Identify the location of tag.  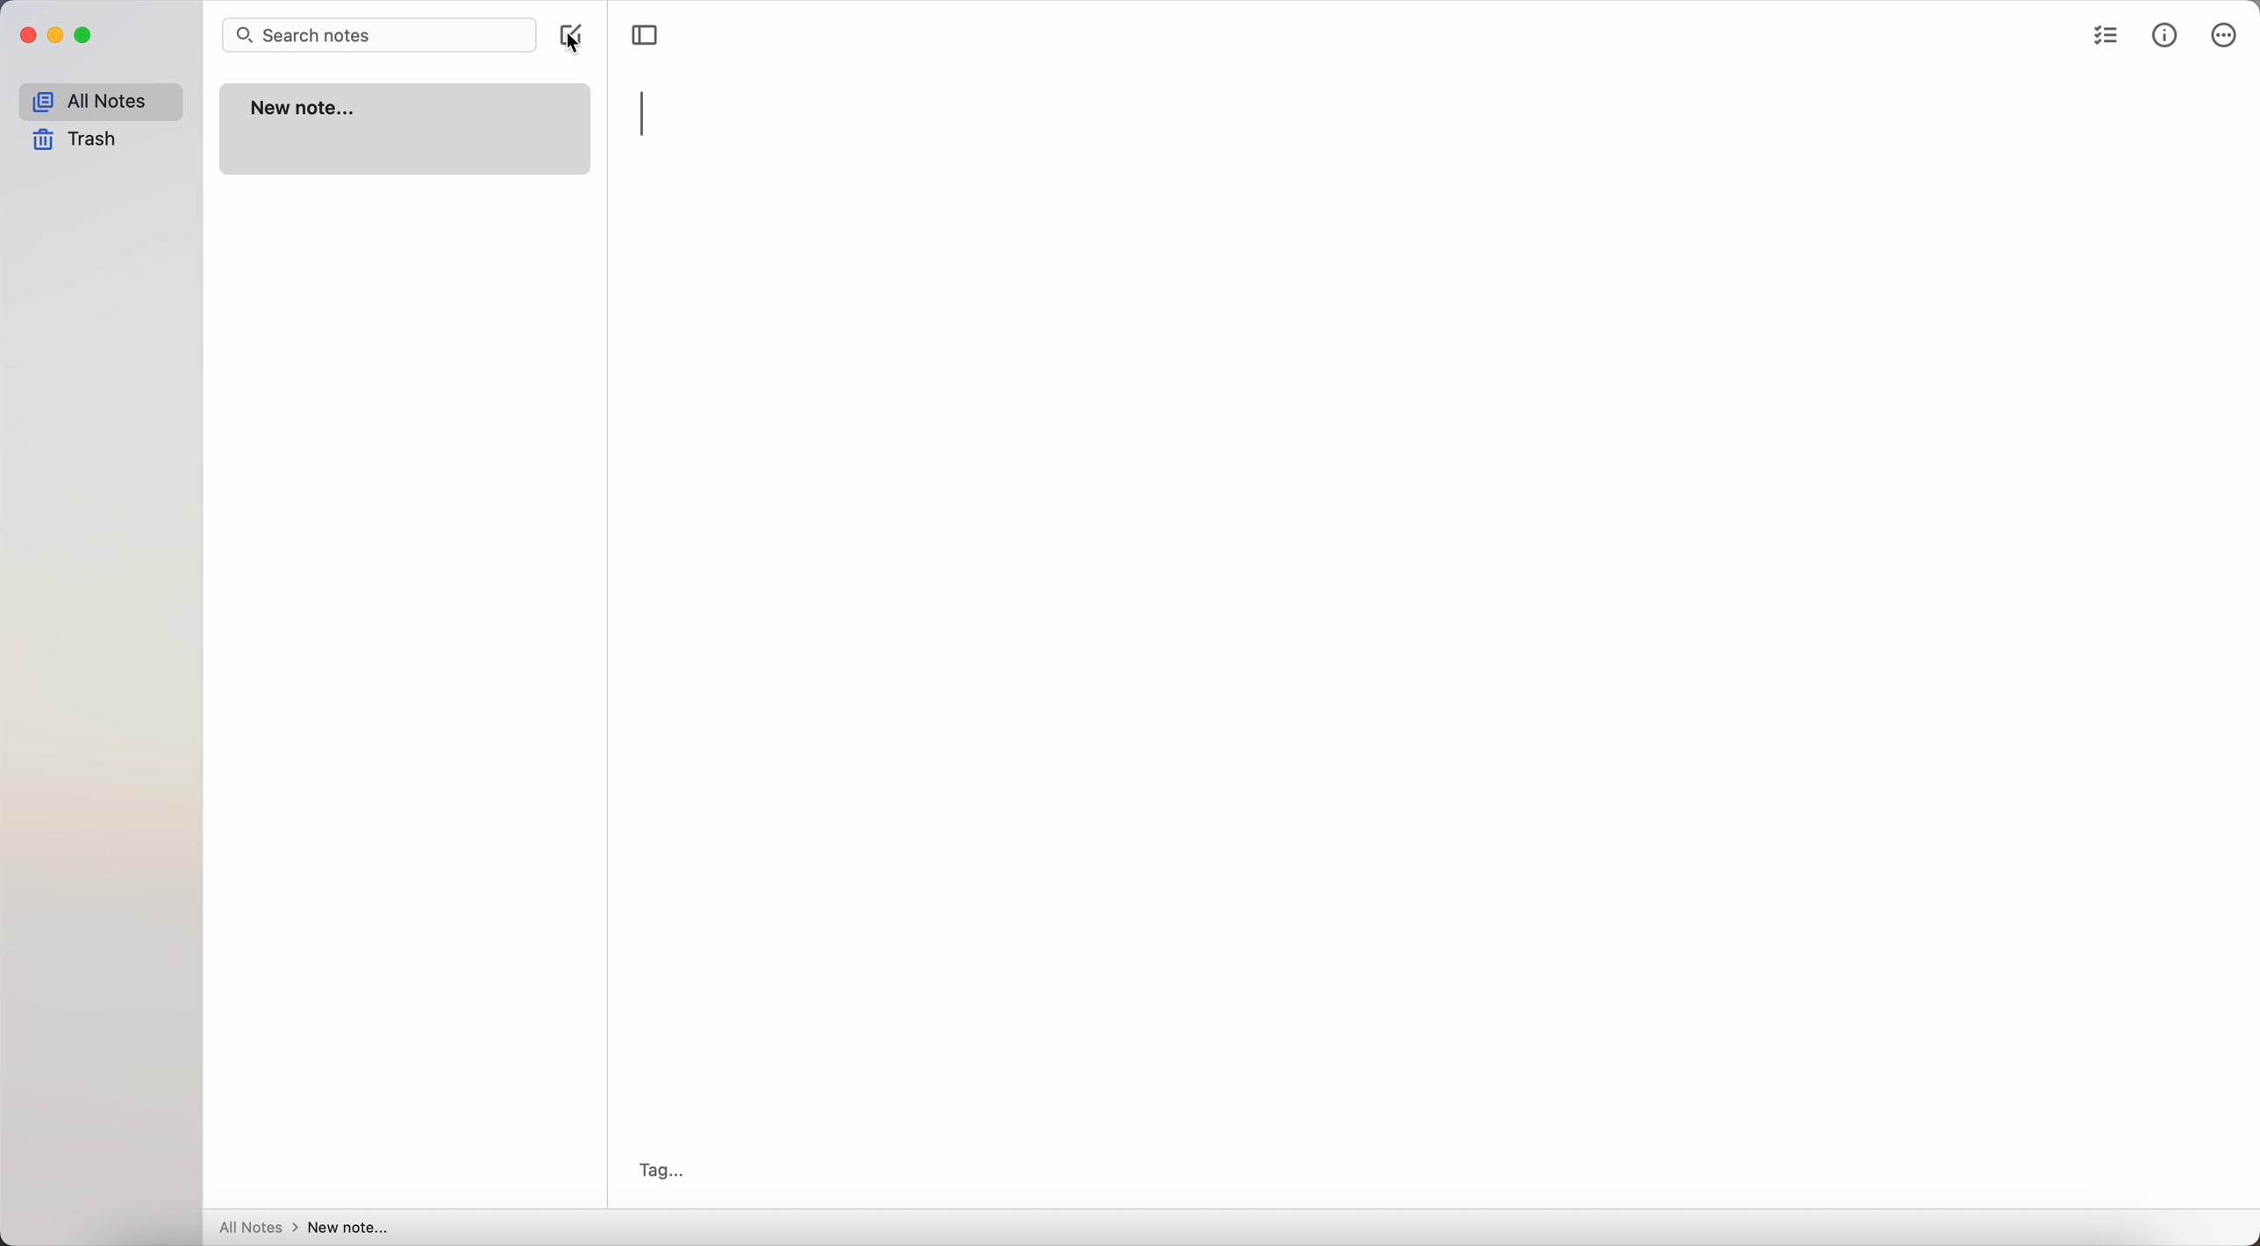
(667, 1171).